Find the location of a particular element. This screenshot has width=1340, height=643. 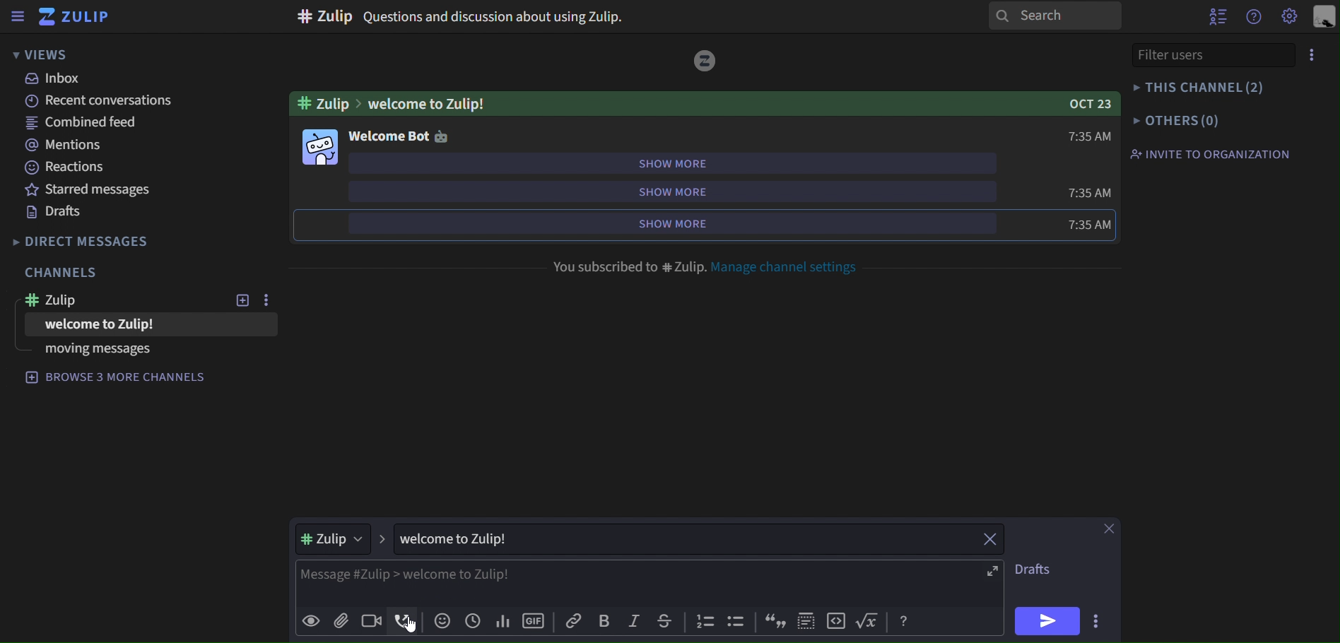

add video  call is located at coordinates (371, 622).